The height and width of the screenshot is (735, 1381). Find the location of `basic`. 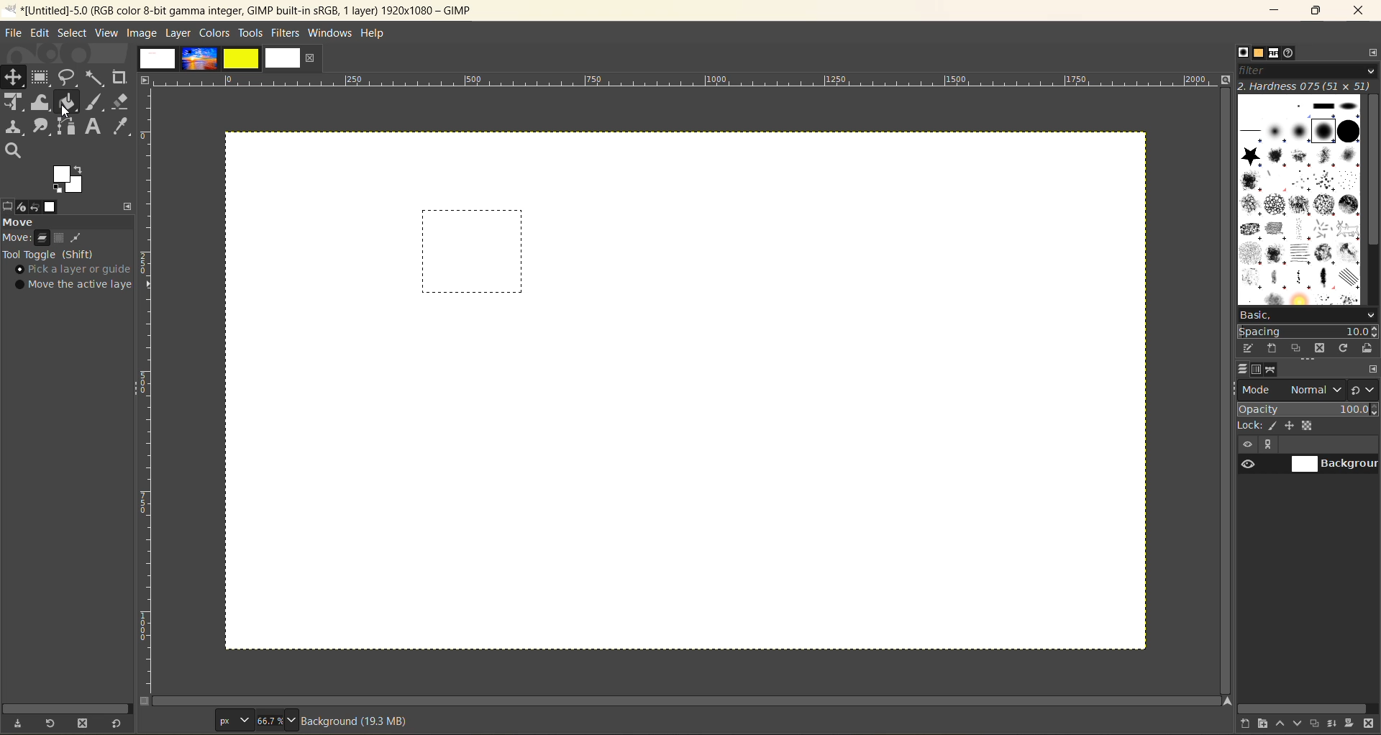

basic is located at coordinates (1309, 315).